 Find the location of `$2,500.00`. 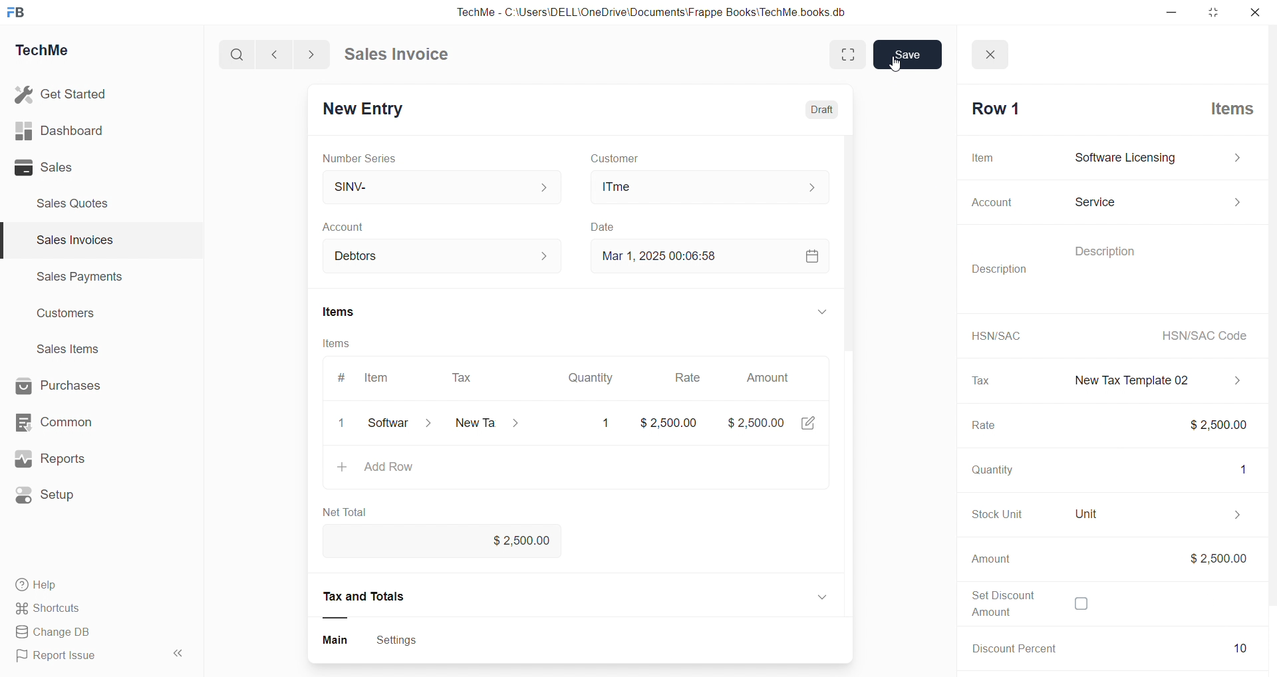

$2,500.00 is located at coordinates (1208, 424).